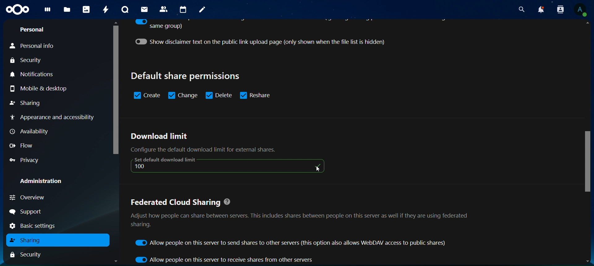 The width and height of the screenshot is (594, 266). What do you see at coordinates (588, 143) in the screenshot?
I see `Scrollbar` at bounding box center [588, 143].